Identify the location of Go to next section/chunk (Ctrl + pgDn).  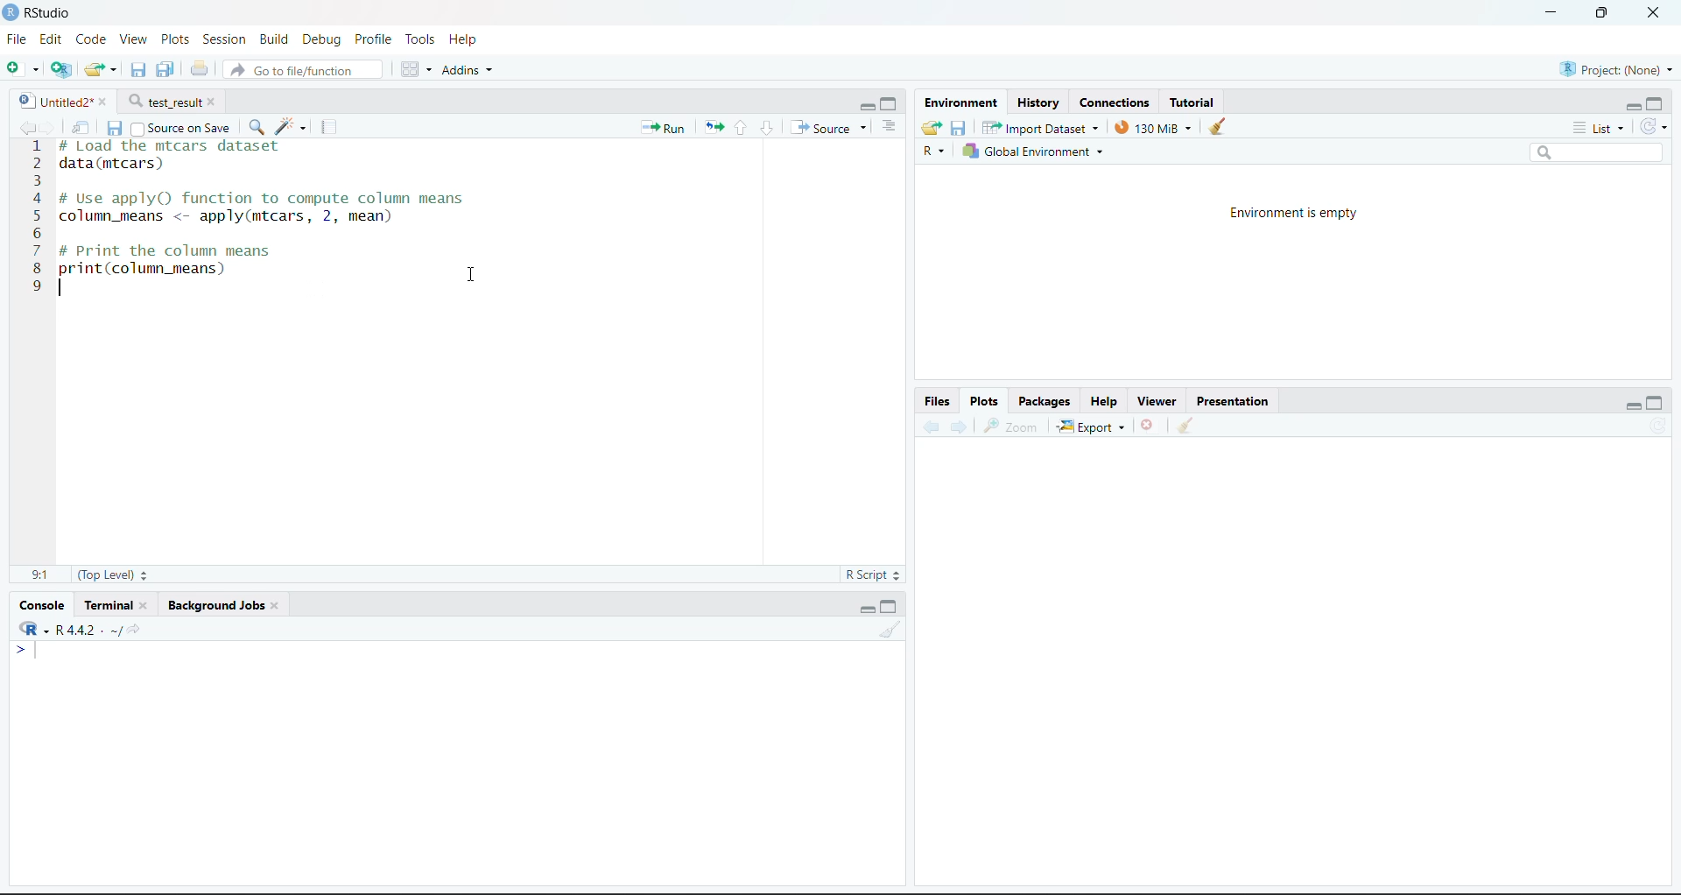
(766, 127).